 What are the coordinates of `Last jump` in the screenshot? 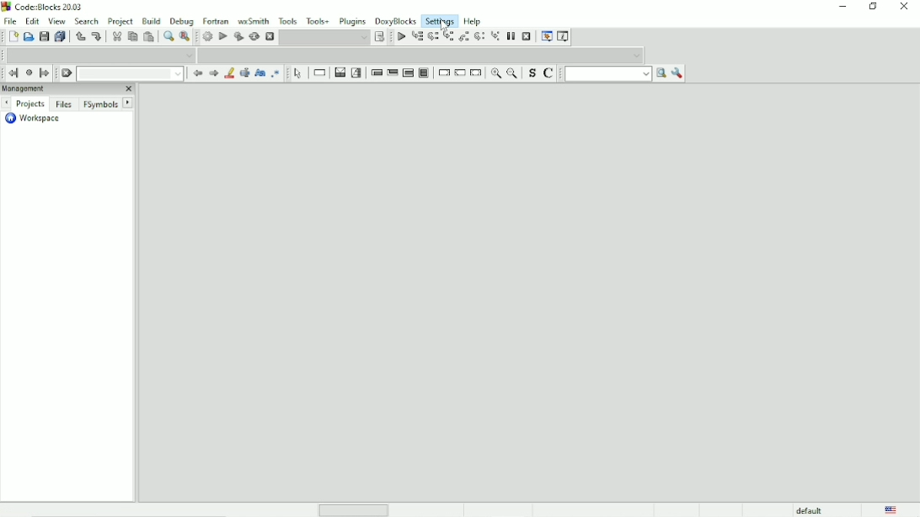 It's located at (28, 72).